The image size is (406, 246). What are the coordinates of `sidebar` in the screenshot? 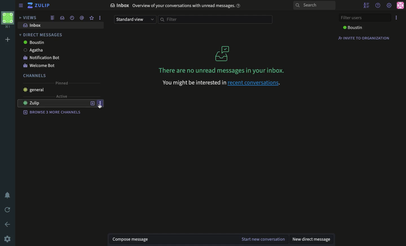 It's located at (21, 6).